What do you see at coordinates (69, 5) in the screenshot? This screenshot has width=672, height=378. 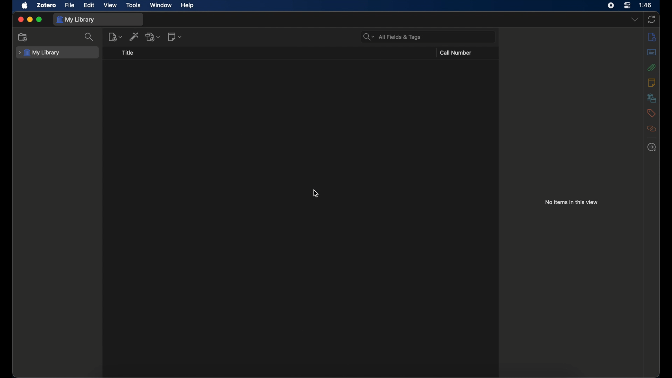 I see `file` at bounding box center [69, 5].